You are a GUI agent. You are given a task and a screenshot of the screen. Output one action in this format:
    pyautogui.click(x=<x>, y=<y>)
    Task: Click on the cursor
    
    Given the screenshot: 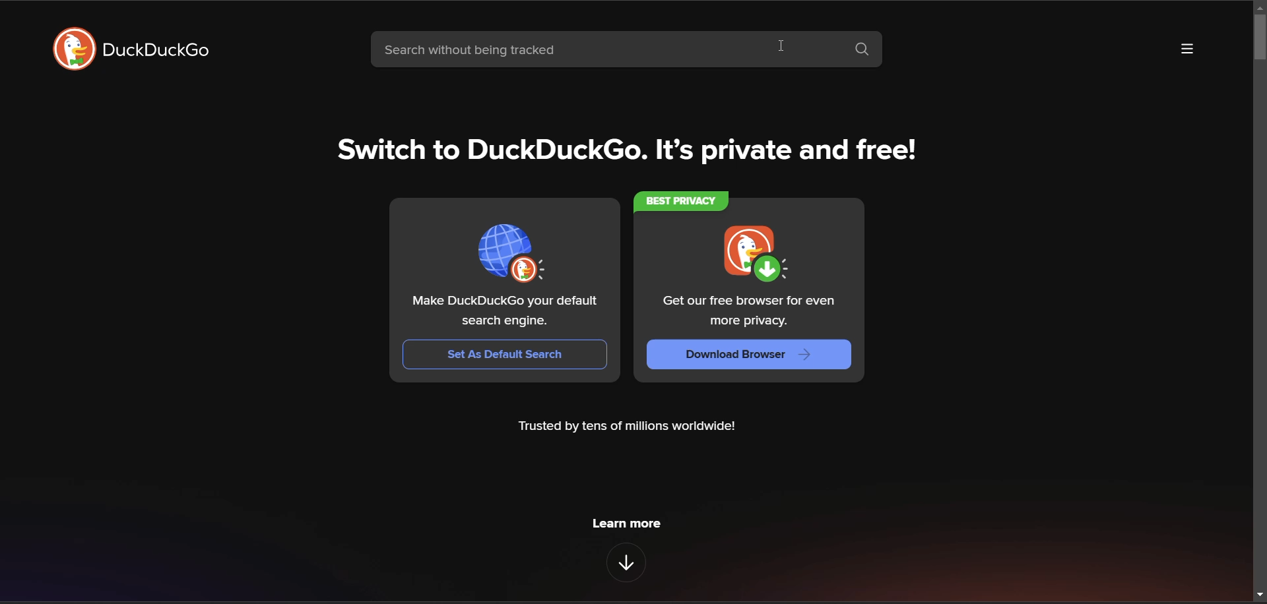 What is the action you would take?
    pyautogui.click(x=780, y=46)
    